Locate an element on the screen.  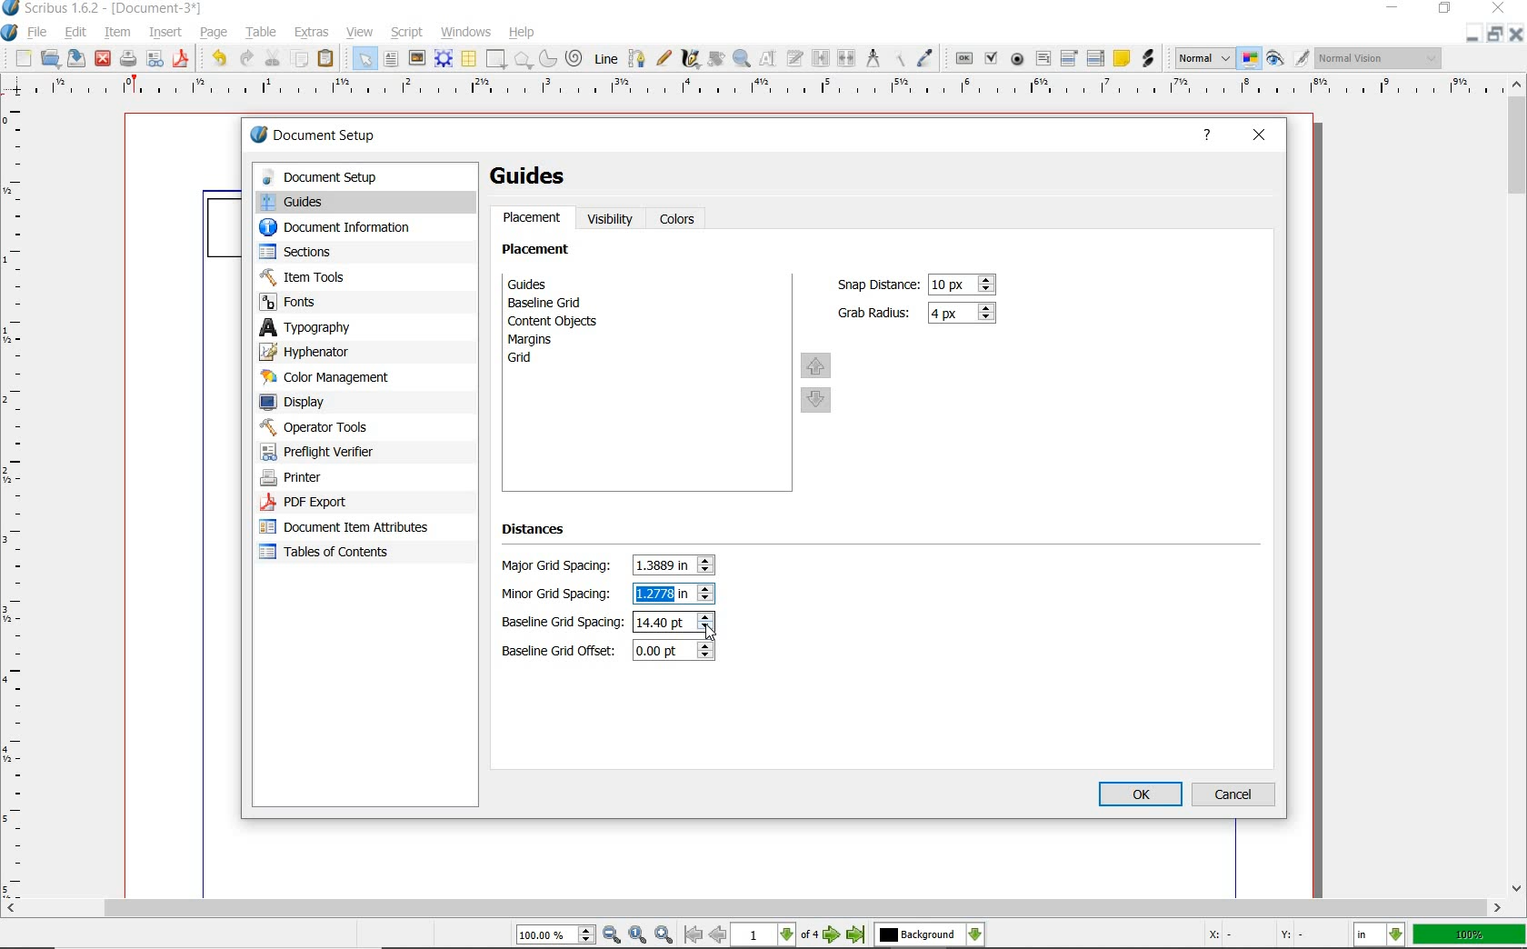
edit is located at coordinates (75, 33).